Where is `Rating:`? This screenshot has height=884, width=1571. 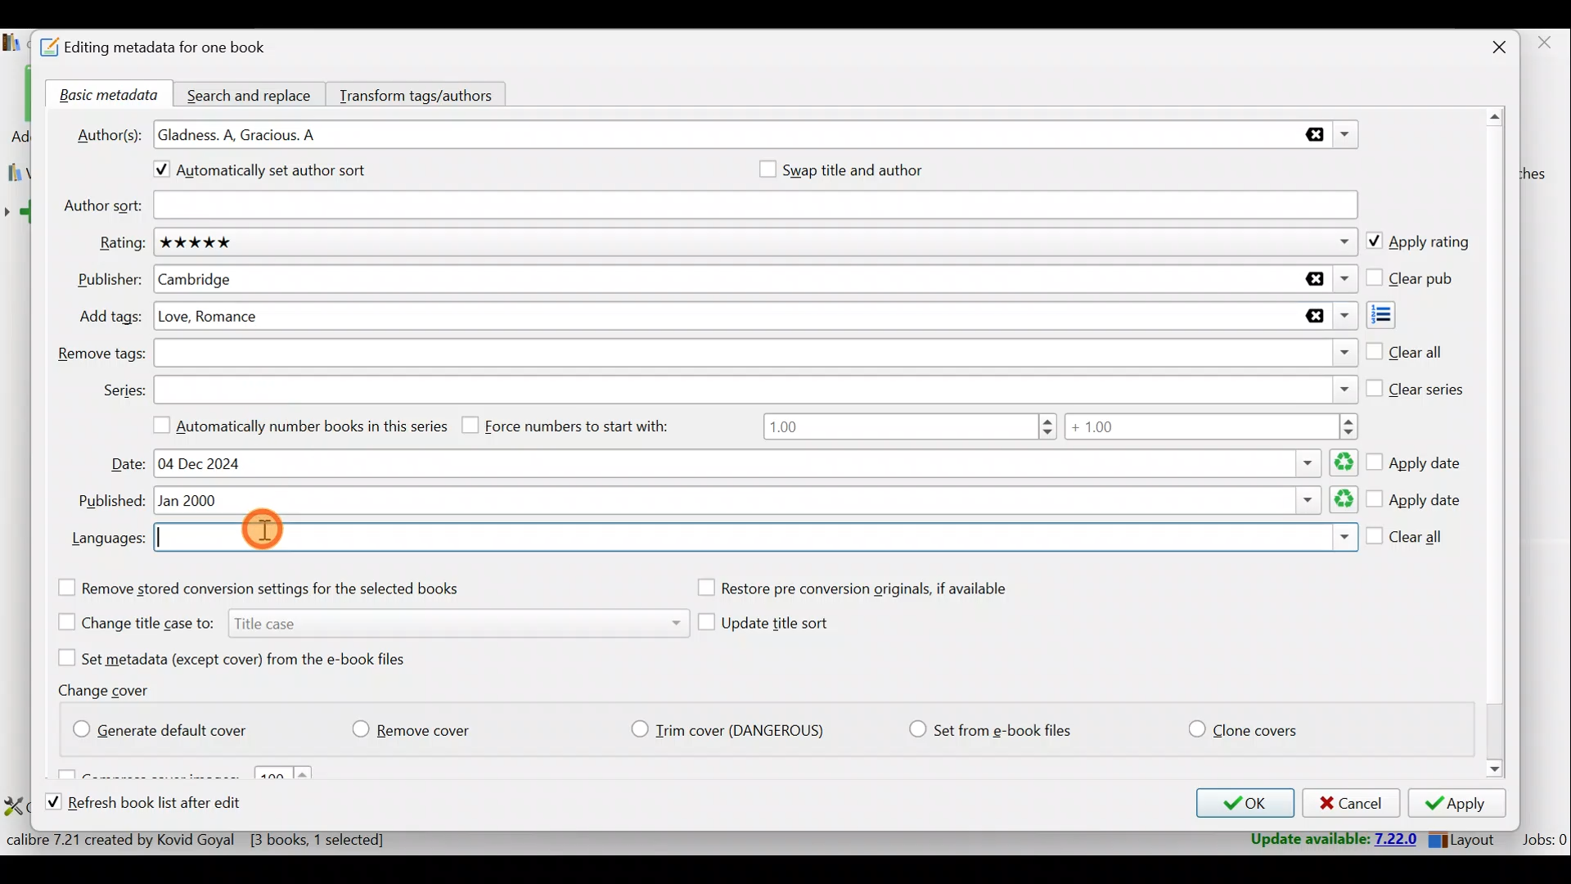 Rating: is located at coordinates (121, 243).